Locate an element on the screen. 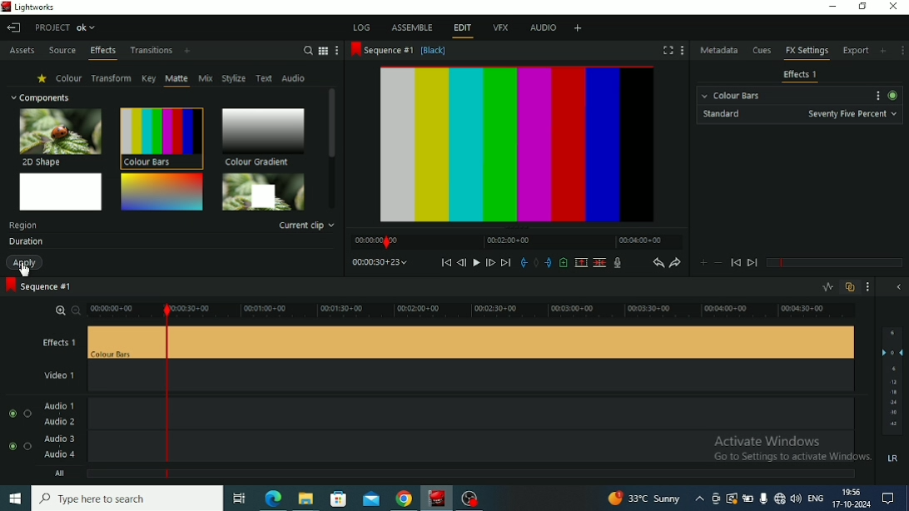 The image size is (909, 511). Add a cue at the current position is located at coordinates (564, 262).